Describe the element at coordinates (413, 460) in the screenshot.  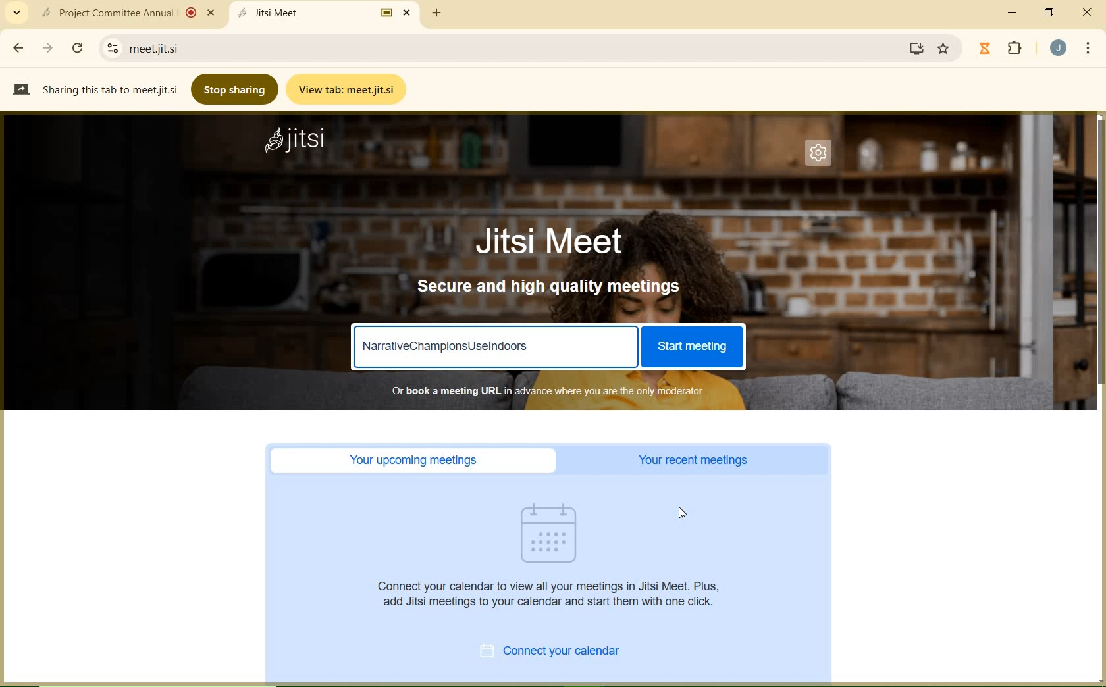
I see `Your upcoming meetings` at that location.